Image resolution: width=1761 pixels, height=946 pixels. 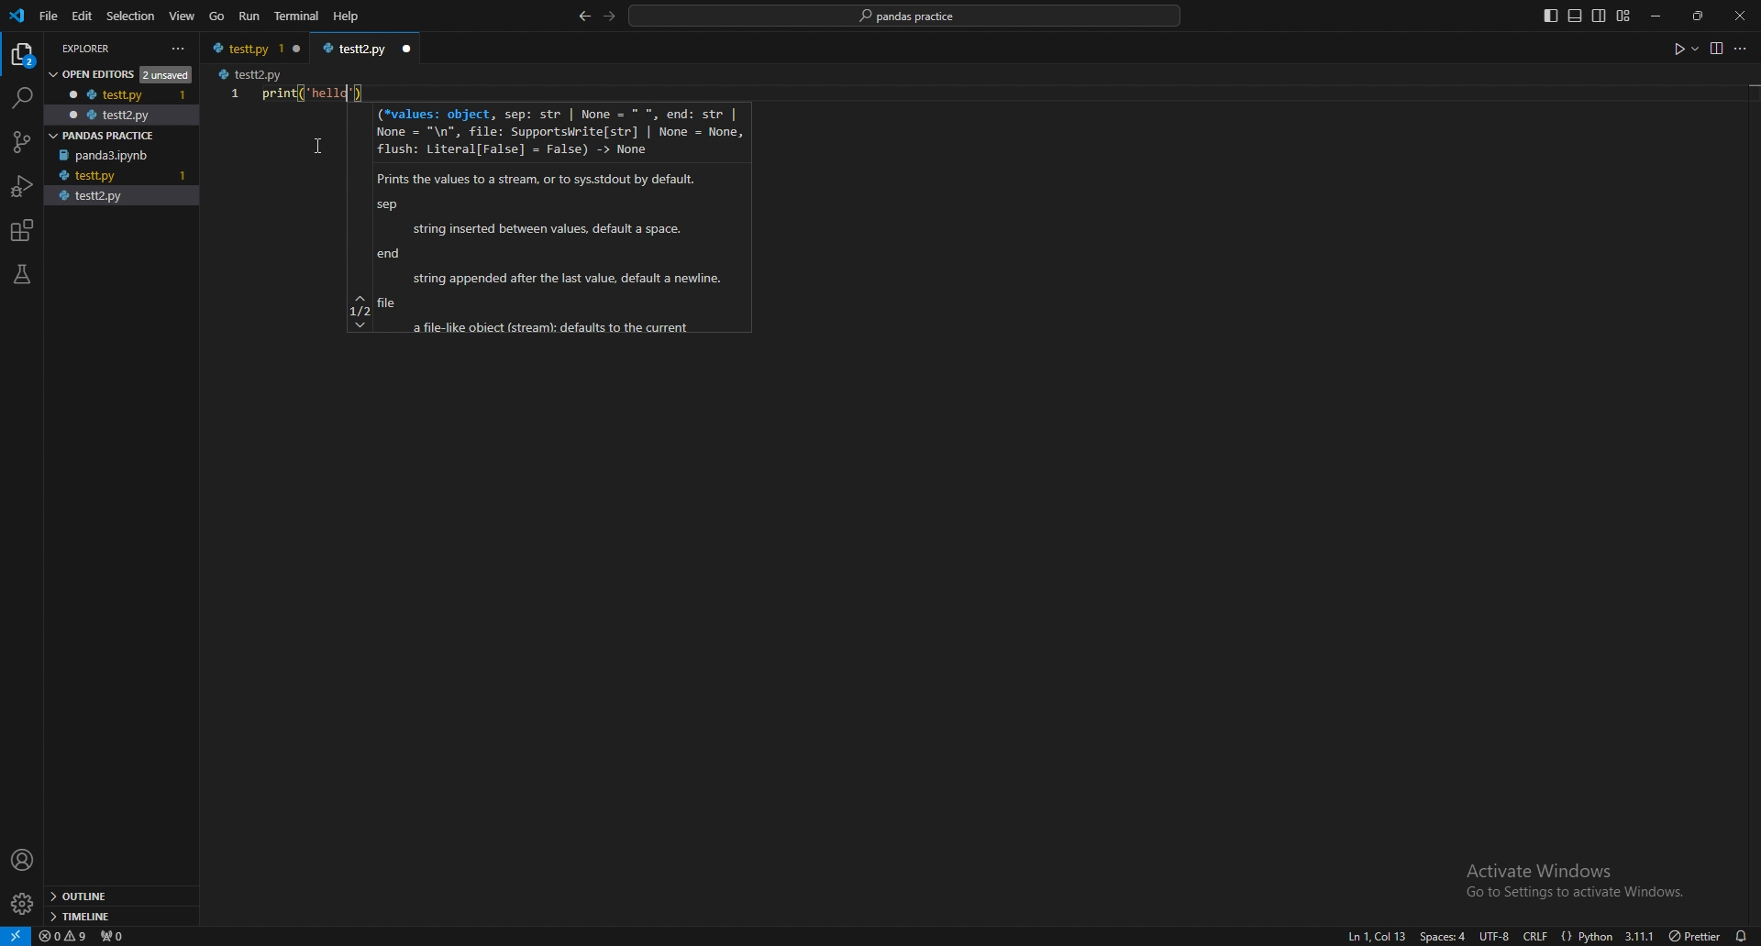 What do you see at coordinates (298, 16) in the screenshot?
I see `terminal` at bounding box center [298, 16].